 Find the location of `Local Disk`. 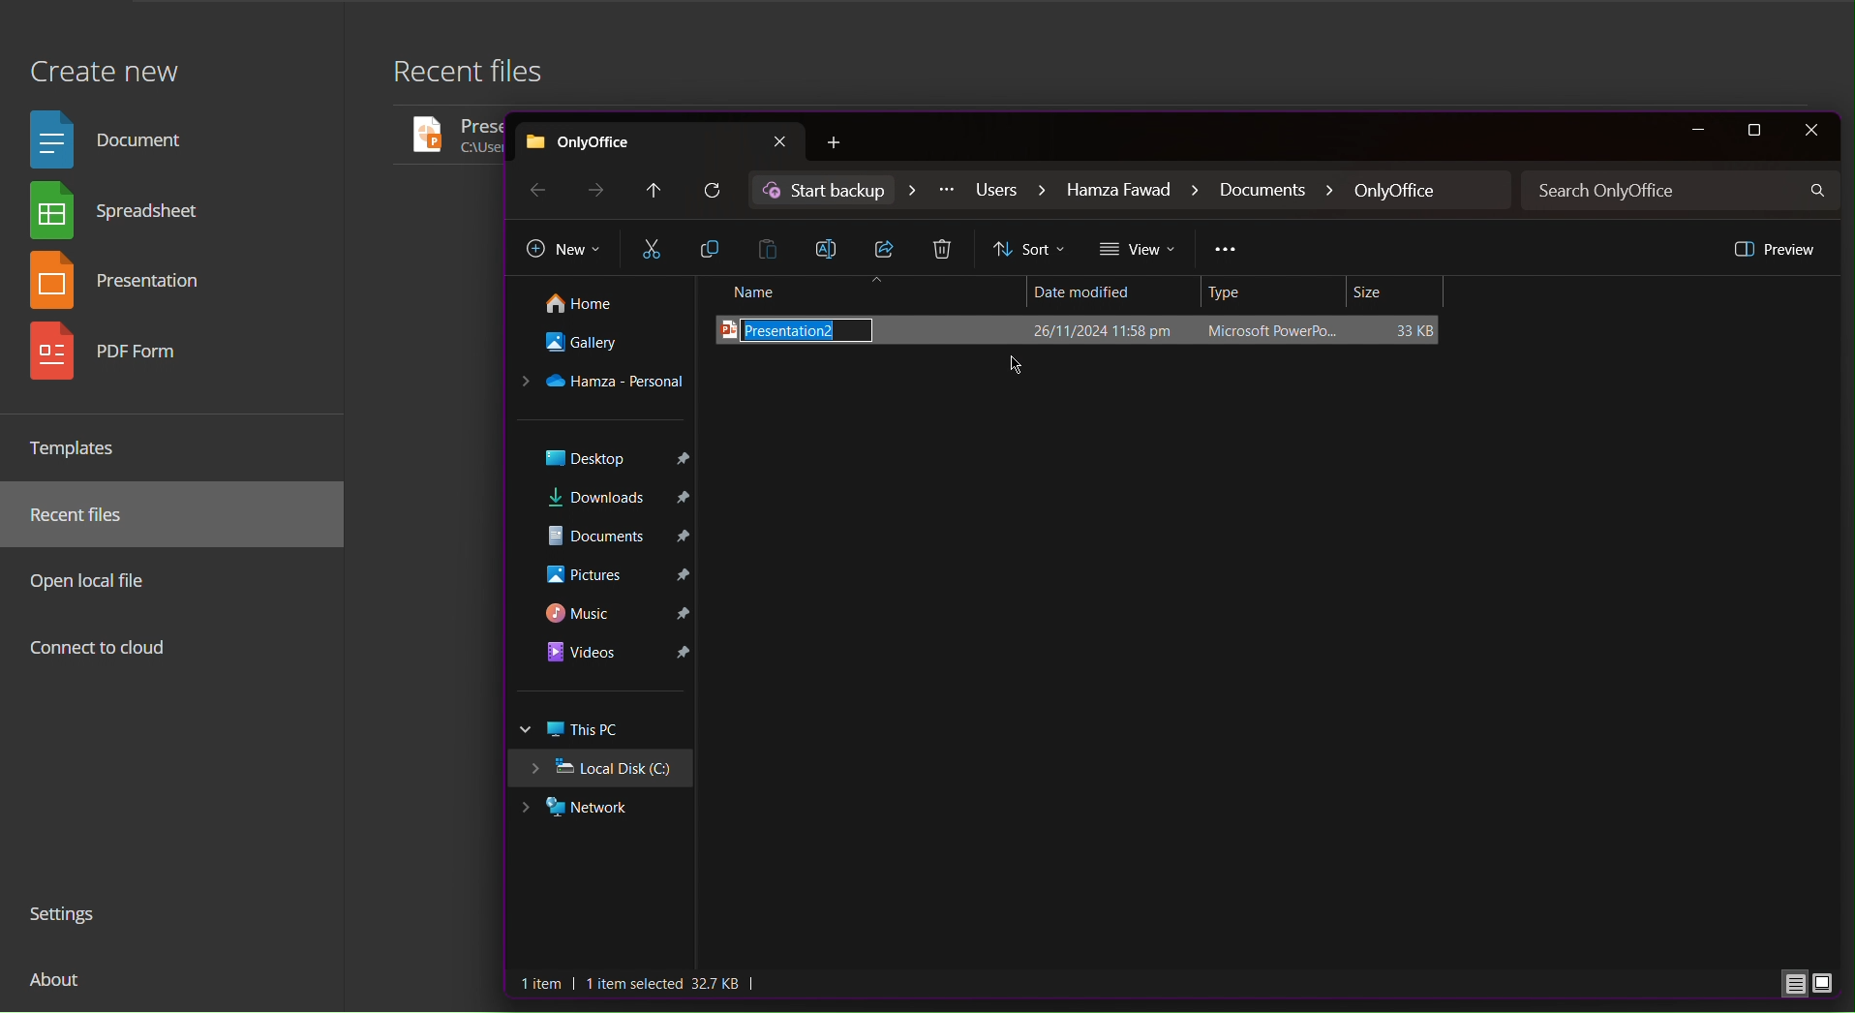

Local Disk is located at coordinates (607, 771).